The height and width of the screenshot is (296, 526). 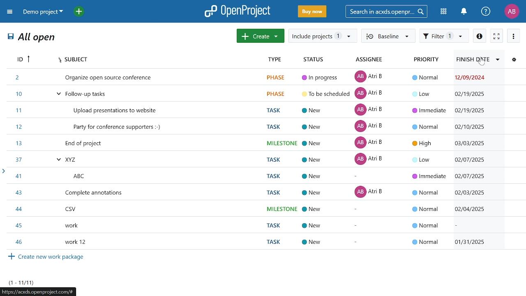 I want to click on task titled complete annotations", so click(x=267, y=191).